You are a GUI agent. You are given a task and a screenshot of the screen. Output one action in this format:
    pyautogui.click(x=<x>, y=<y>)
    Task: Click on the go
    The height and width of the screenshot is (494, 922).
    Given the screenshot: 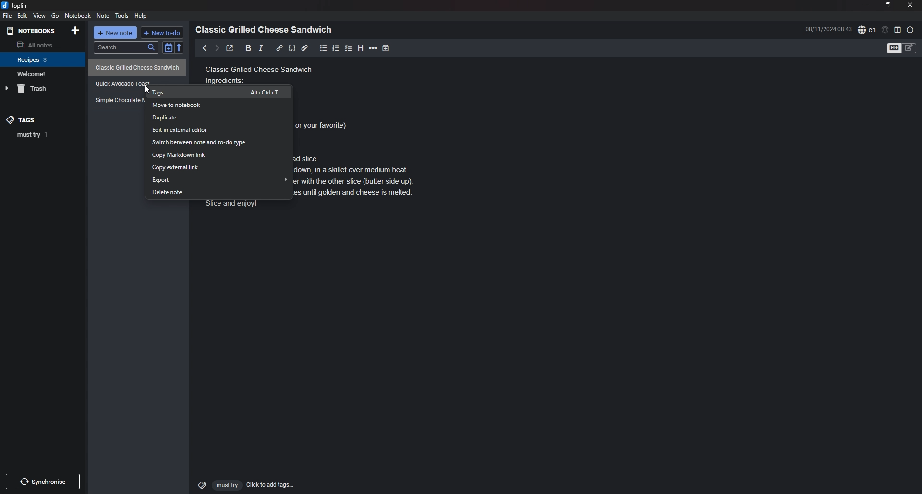 What is the action you would take?
    pyautogui.click(x=56, y=15)
    